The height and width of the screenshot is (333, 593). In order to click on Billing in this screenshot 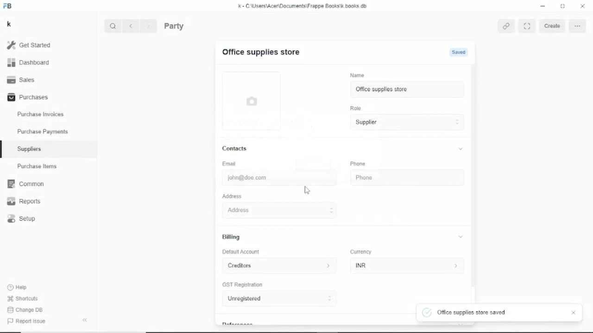, I will do `click(343, 237)`.